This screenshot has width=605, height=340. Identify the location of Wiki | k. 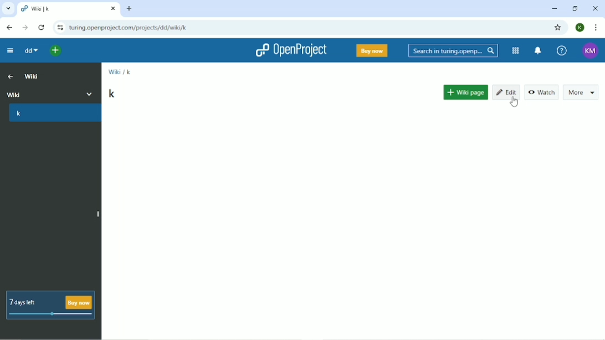
(57, 9).